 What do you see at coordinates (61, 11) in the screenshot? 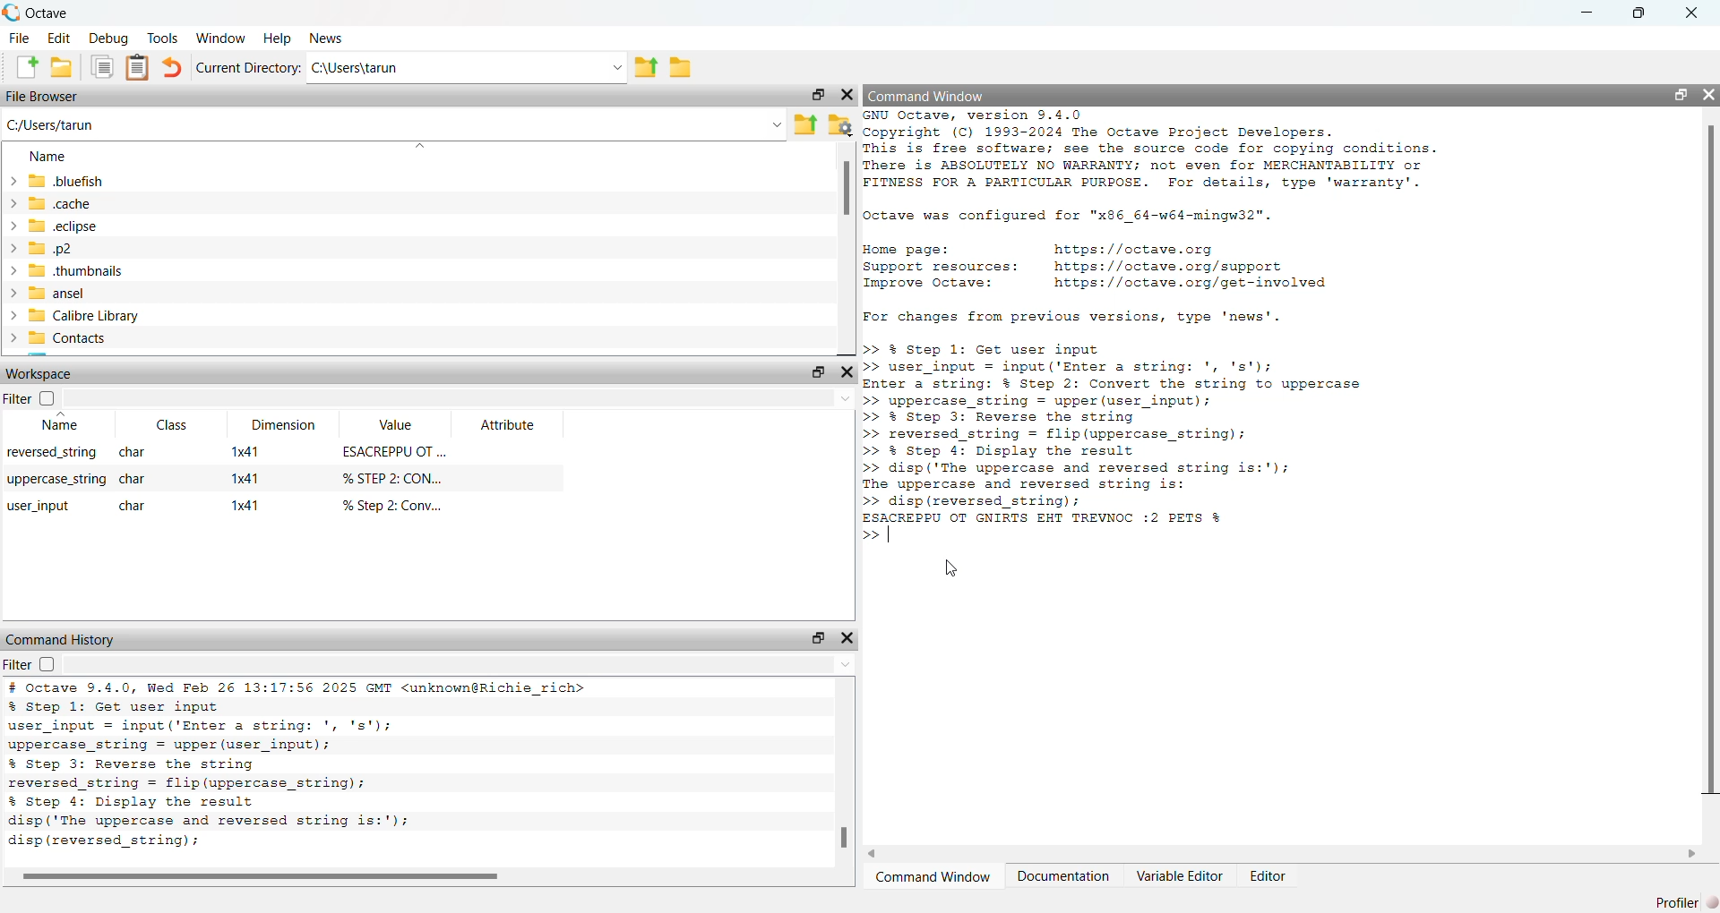
I see `octave` at bounding box center [61, 11].